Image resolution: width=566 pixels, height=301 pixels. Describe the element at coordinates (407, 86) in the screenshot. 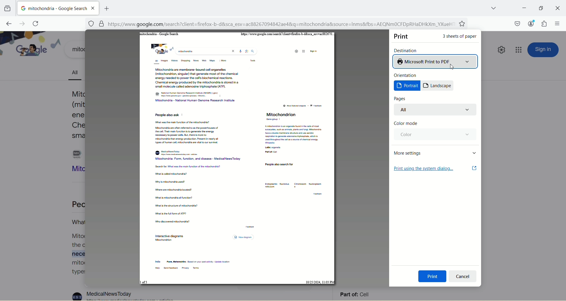

I see `portrait` at that location.